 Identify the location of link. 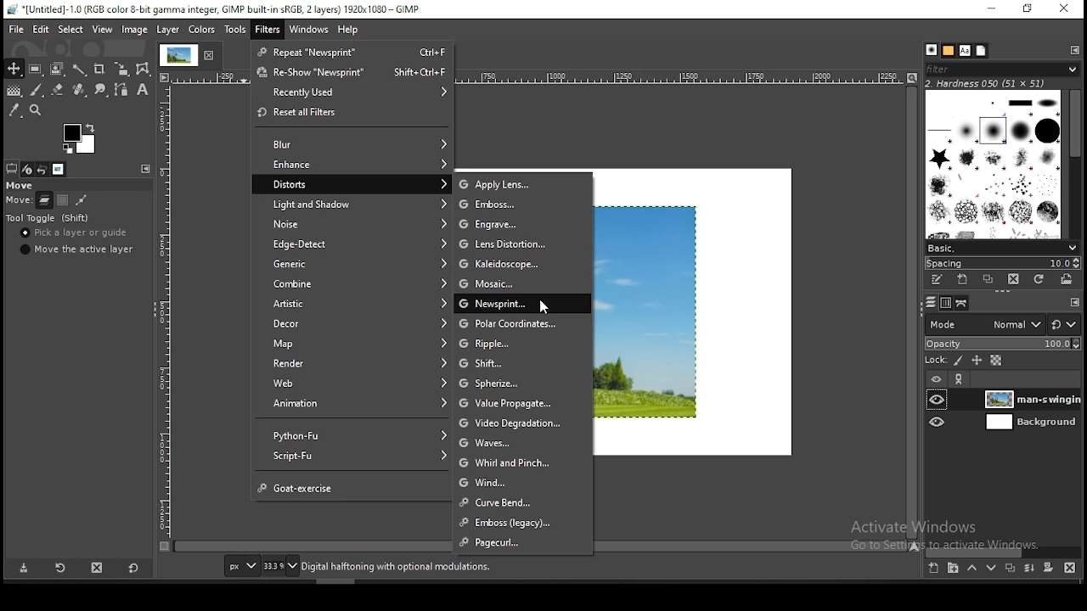
(960, 378).